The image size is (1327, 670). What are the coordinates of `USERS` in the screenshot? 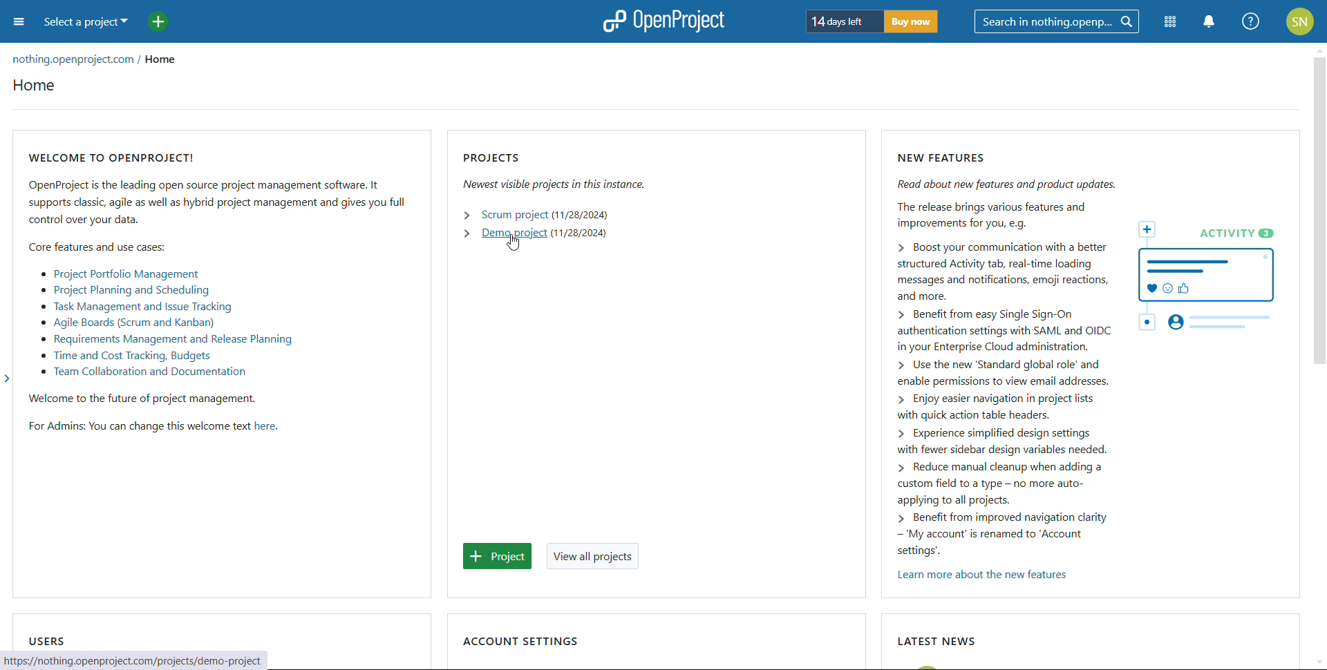 It's located at (46, 638).